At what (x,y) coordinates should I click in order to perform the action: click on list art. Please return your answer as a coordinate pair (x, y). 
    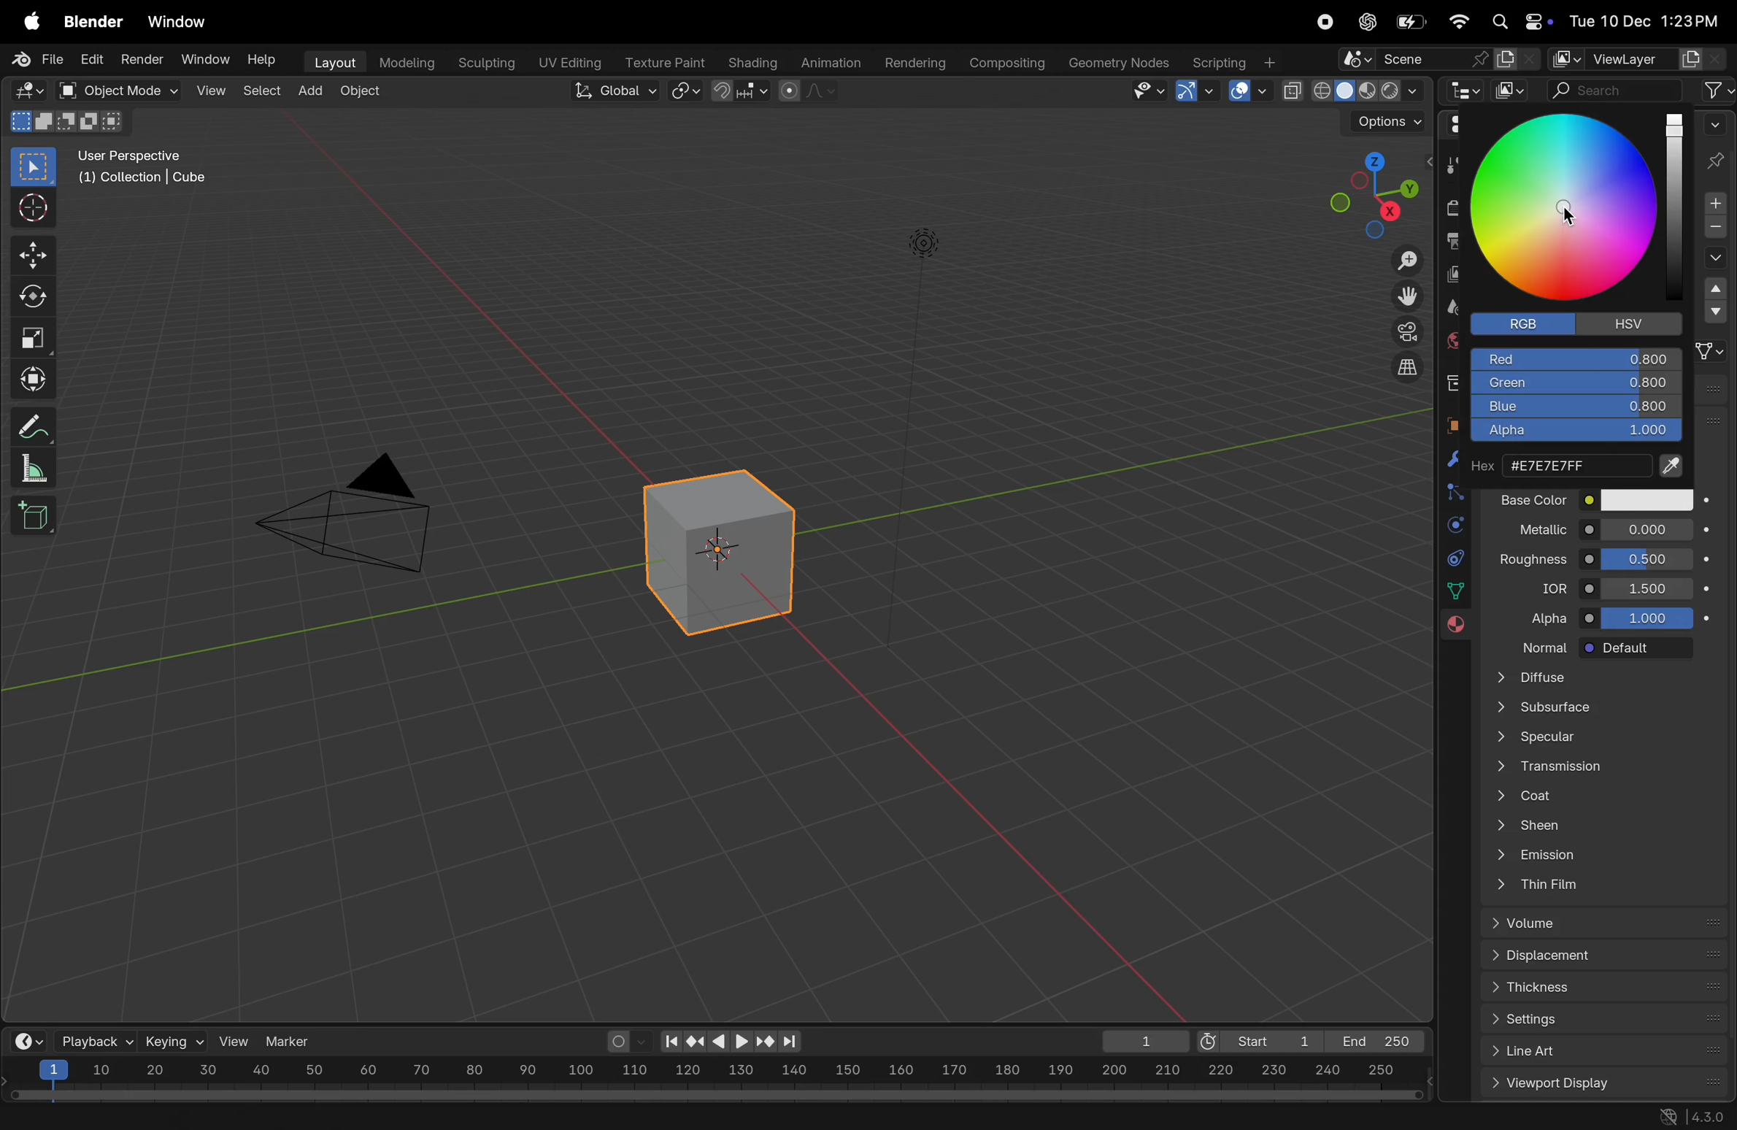
    Looking at the image, I should click on (1598, 1053).